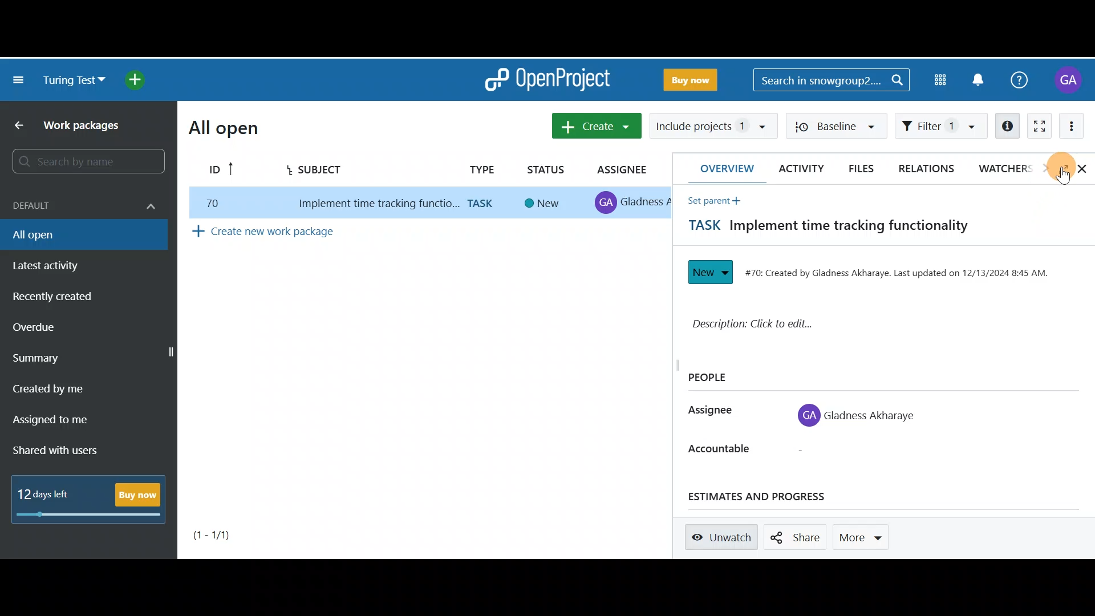  What do you see at coordinates (213, 533) in the screenshot?
I see `(1-1)/1` at bounding box center [213, 533].